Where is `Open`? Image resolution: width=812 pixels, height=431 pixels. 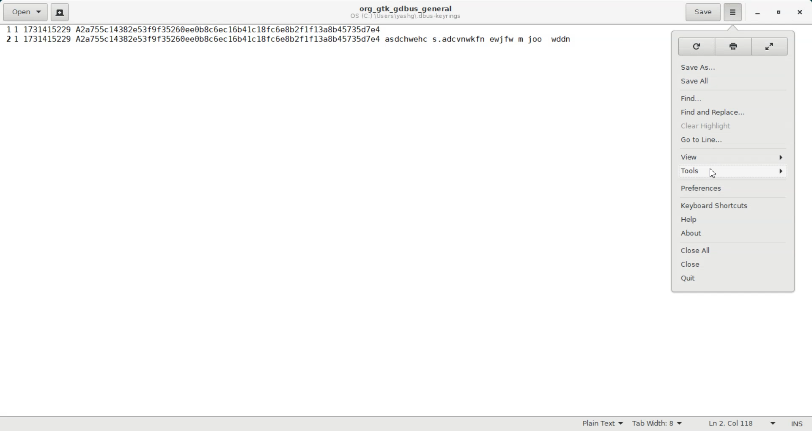 Open is located at coordinates (25, 11).